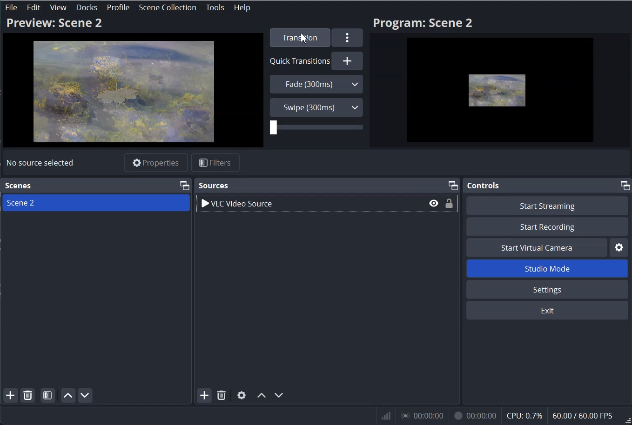  Describe the element at coordinates (58, 8) in the screenshot. I see `View` at that location.